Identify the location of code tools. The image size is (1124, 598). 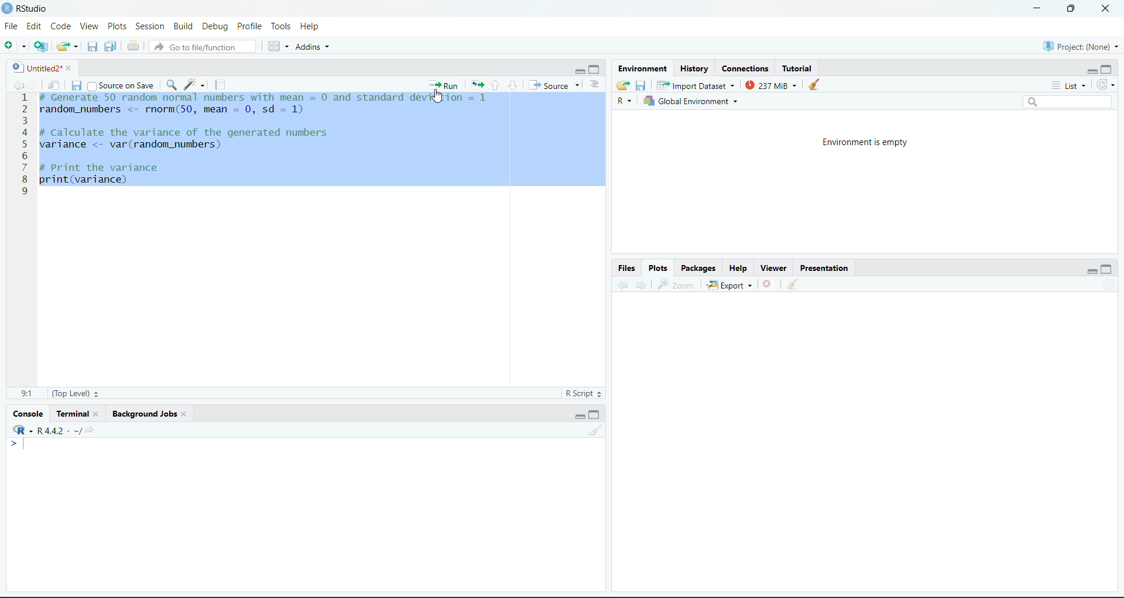
(195, 85).